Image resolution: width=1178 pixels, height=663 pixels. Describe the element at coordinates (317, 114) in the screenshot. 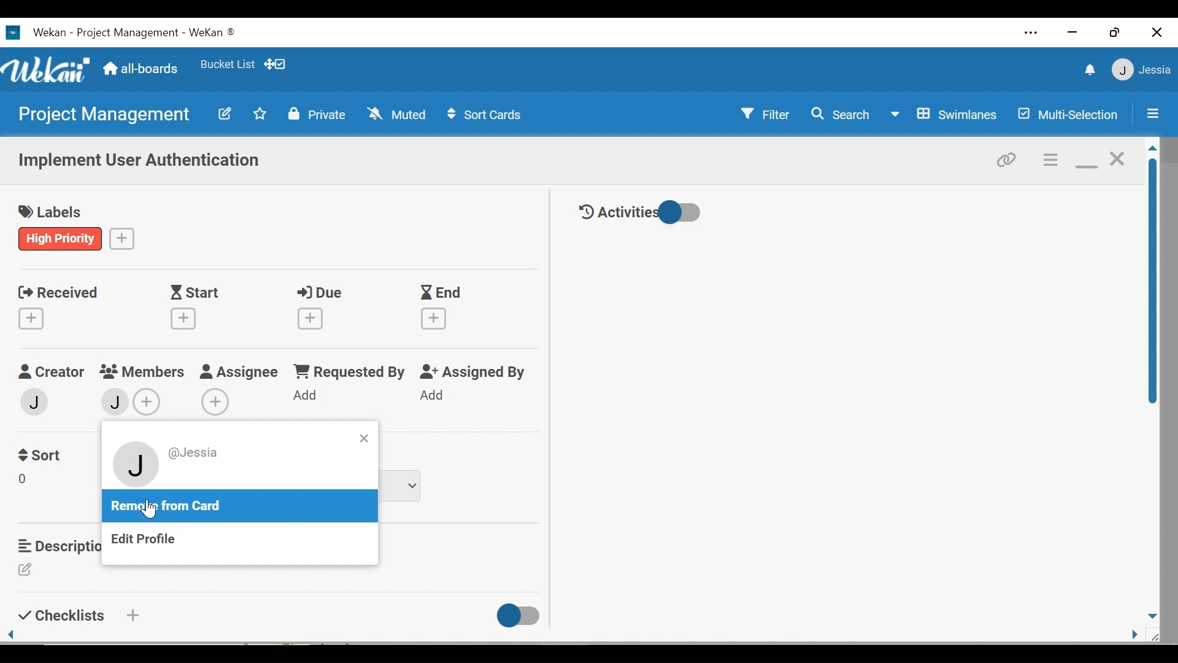

I see `Private` at that location.